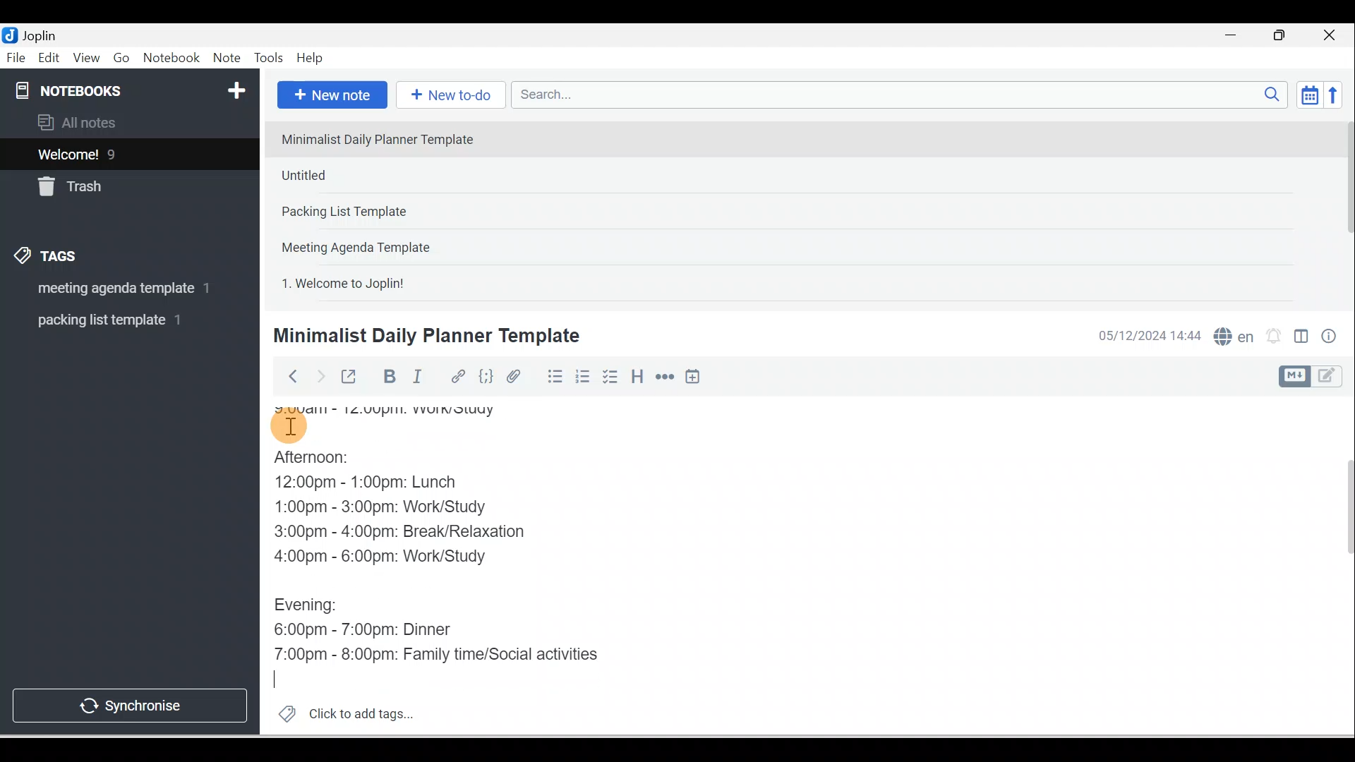 The height and width of the screenshot is (762, 1355). What do you see at coordinates (315, 607) in the screenshot?
I see `Evening:` at bounding box center [315, 607].